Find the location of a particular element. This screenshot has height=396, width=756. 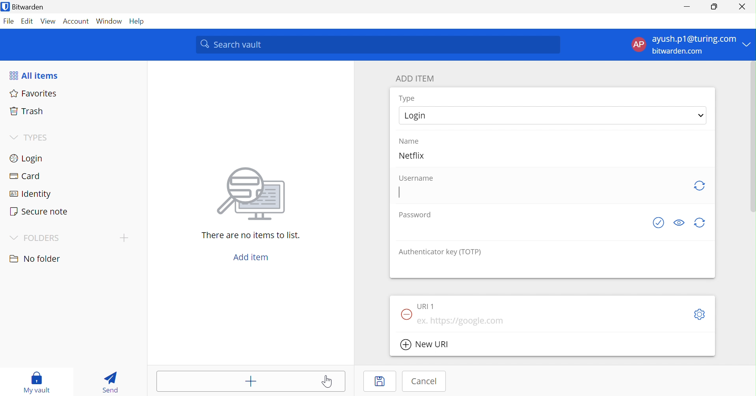

FOLDERS is located at coordinates (34, 239).